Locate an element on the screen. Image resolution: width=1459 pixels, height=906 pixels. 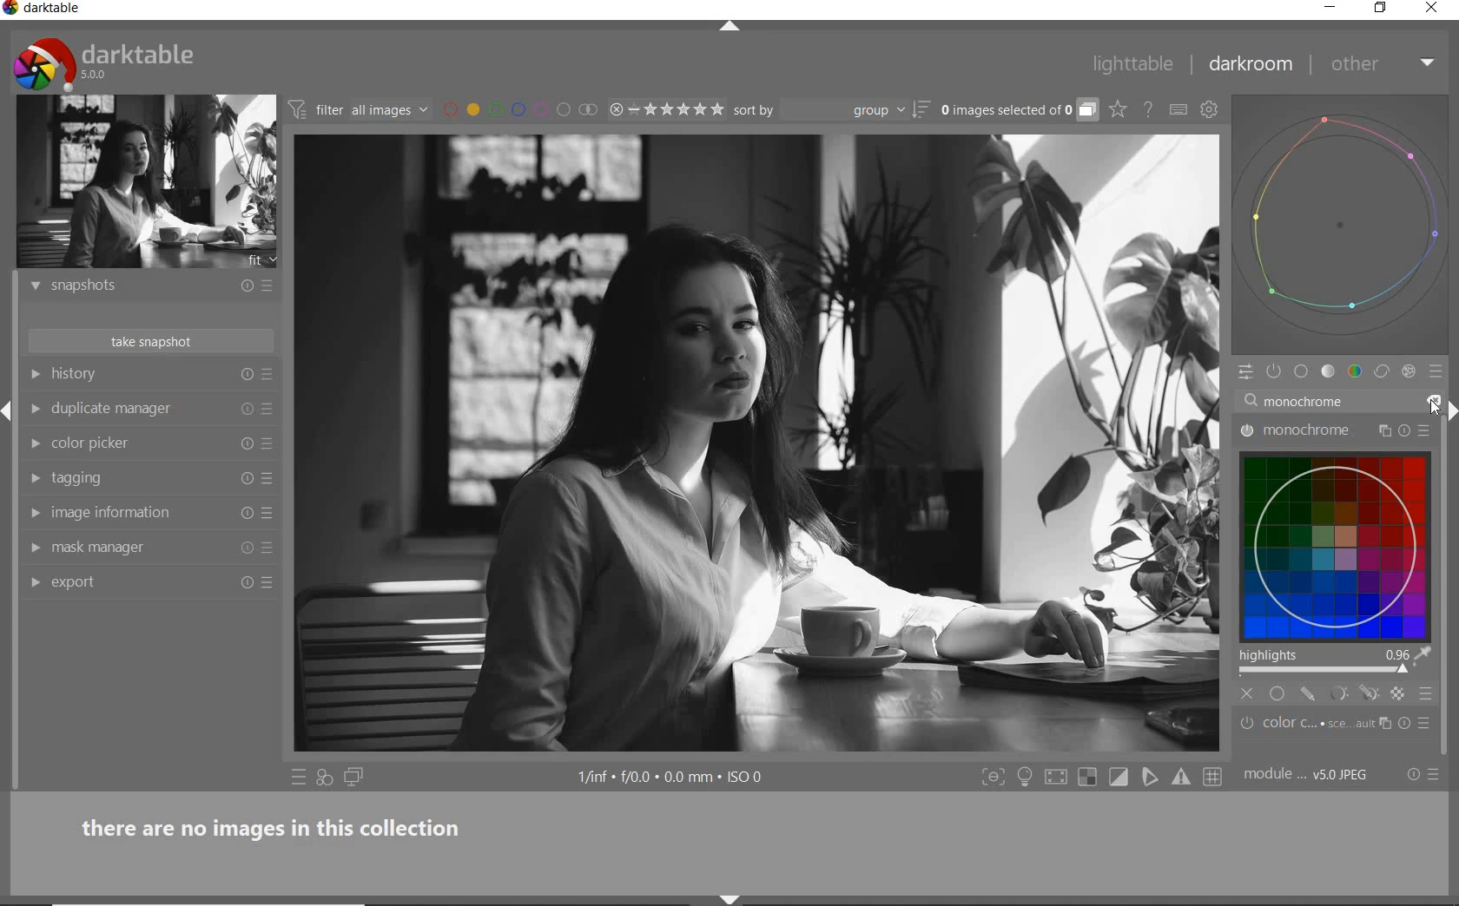
selected image is located at coordinates (756, 444).